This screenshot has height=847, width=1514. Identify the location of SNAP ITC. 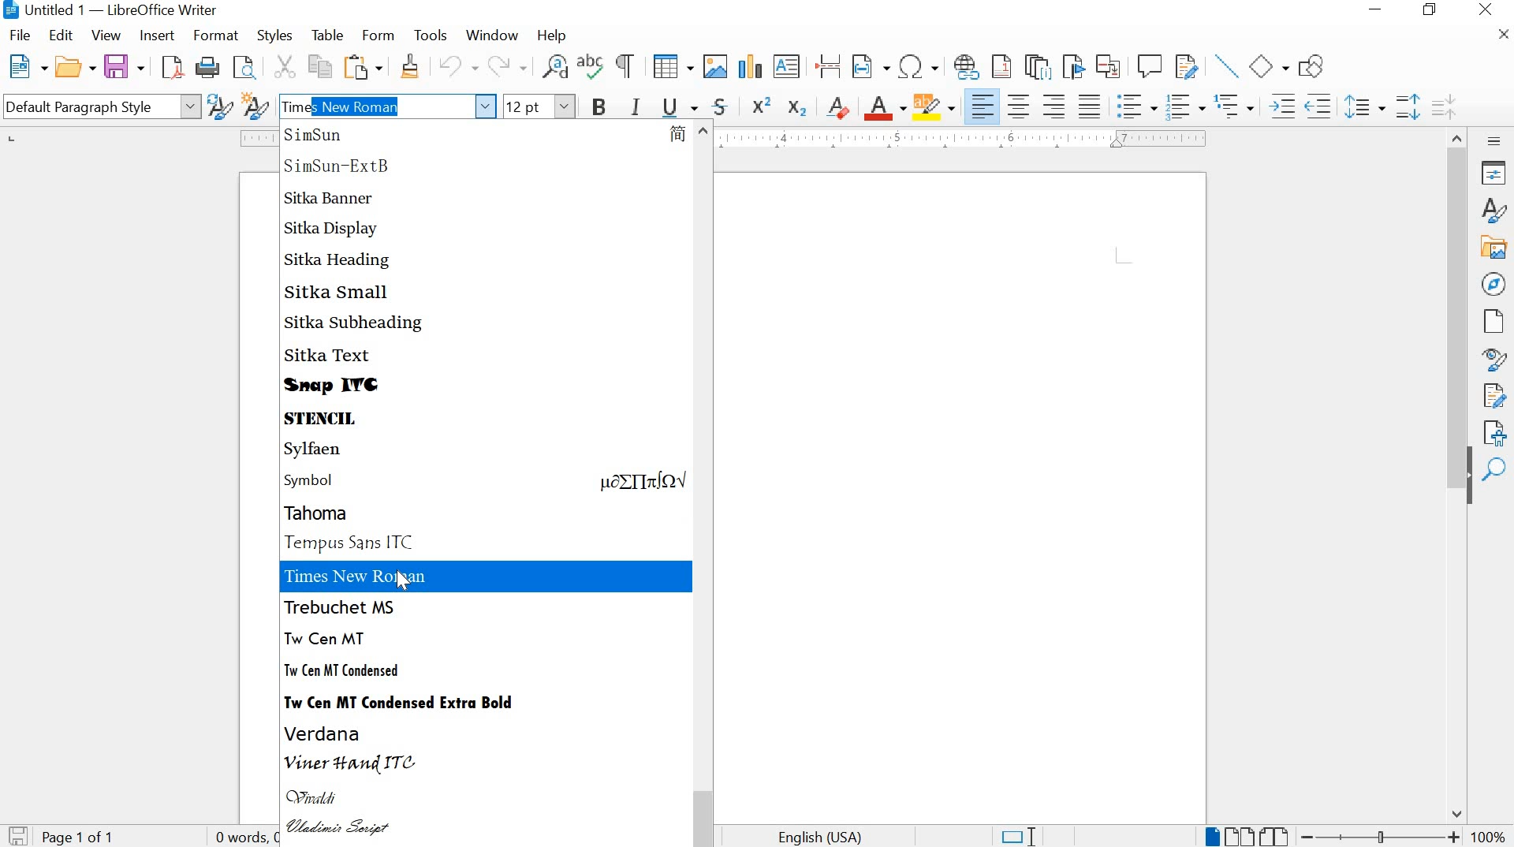
(339, 386).